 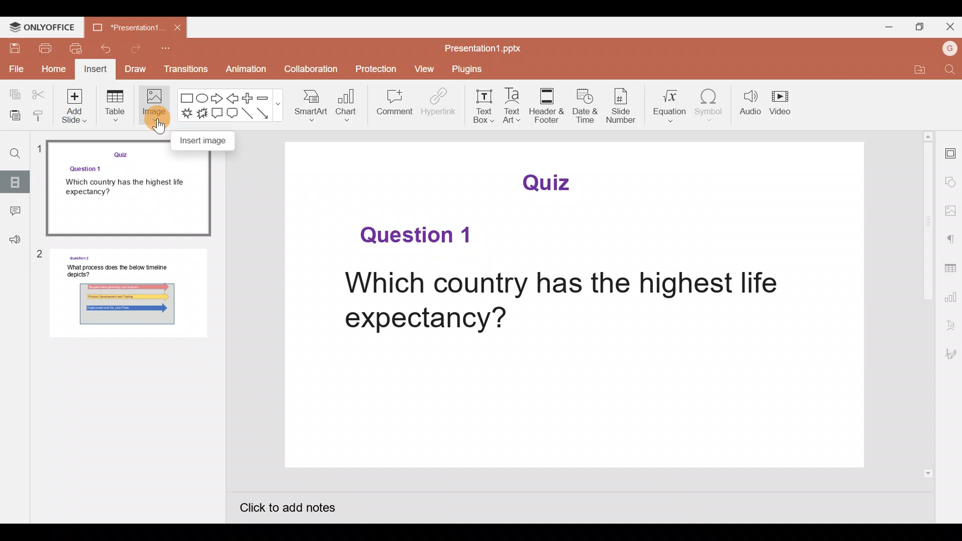 What do you see at coordinates (949, 26) in the screenshot?
I see `Close` at bounding box center [949, 26].